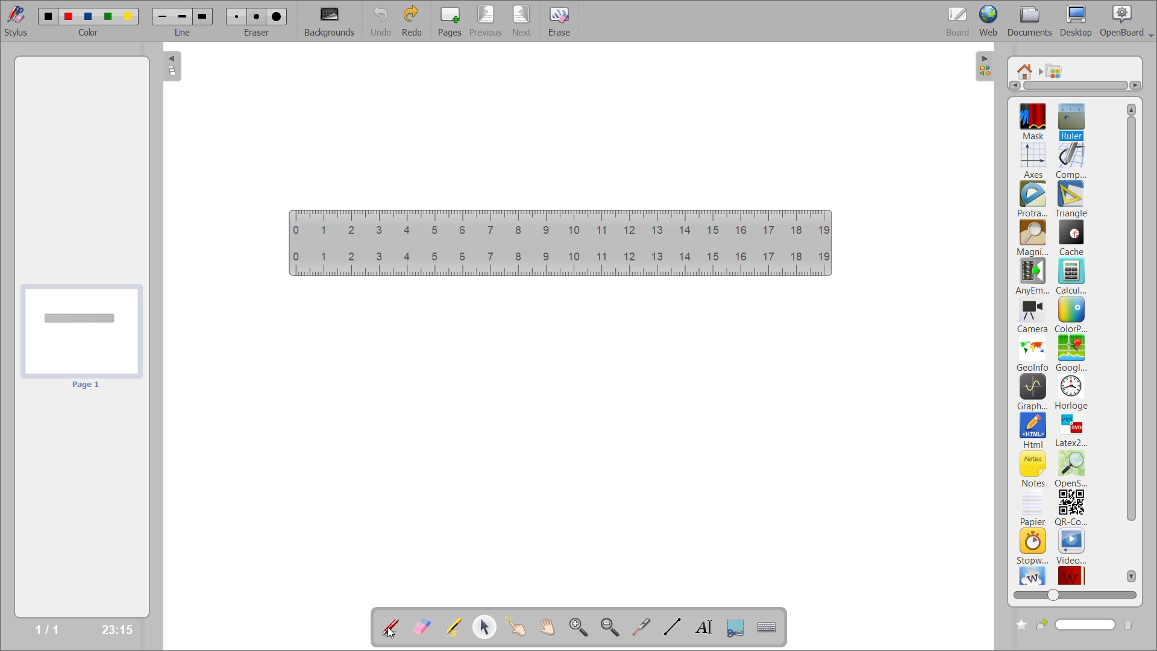  Describe the element at coordinates (524, 19) in the screenshot. I see `next` at that location.